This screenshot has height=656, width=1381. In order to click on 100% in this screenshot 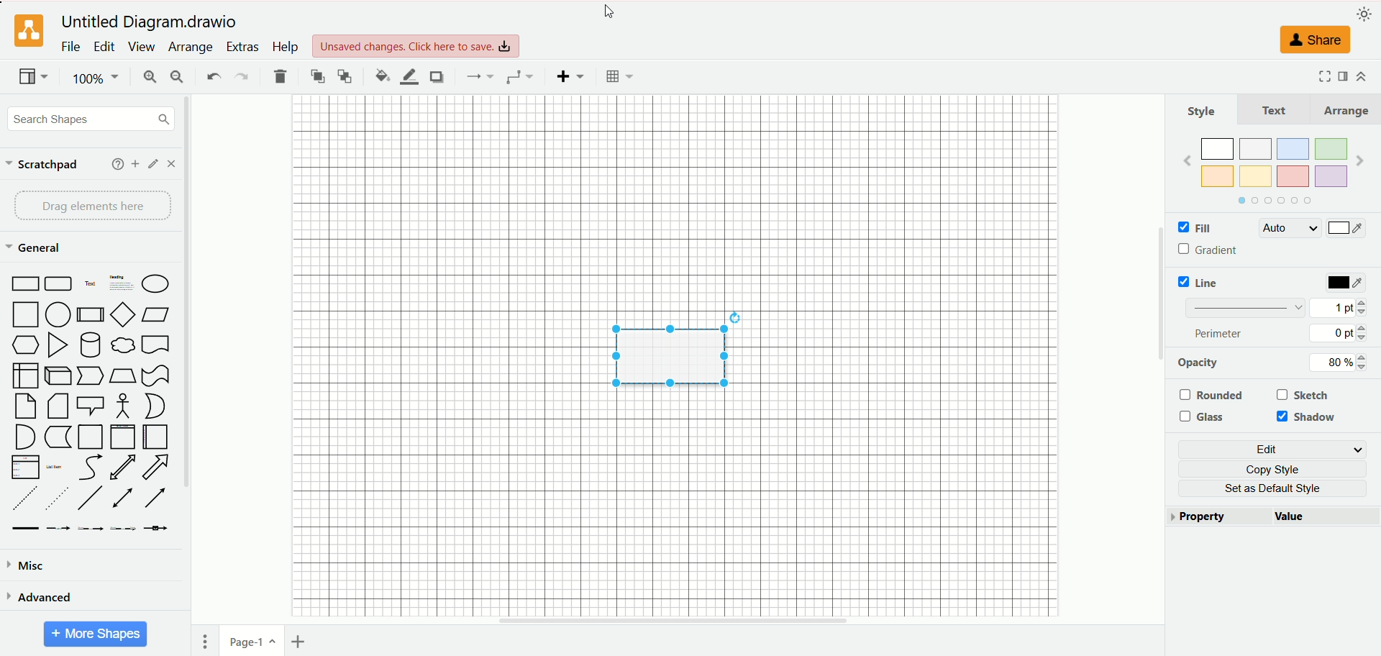, I will do `click(97, 78)`.